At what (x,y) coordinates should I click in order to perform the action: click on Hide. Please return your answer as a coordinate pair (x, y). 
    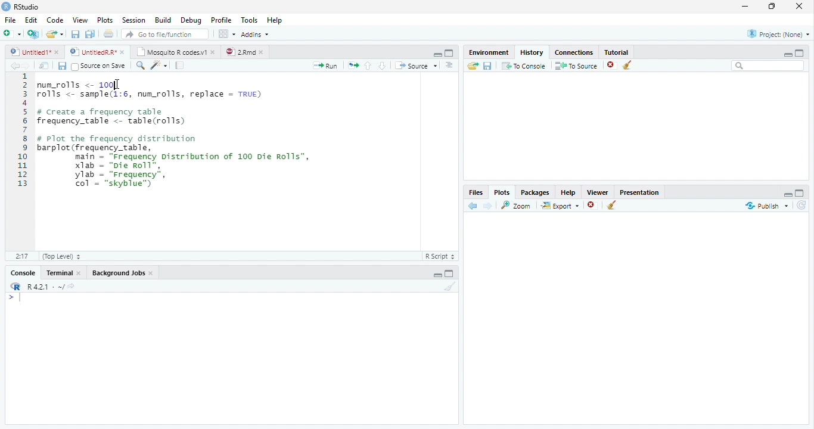
    Looking at the image, I should click on (436, 275).